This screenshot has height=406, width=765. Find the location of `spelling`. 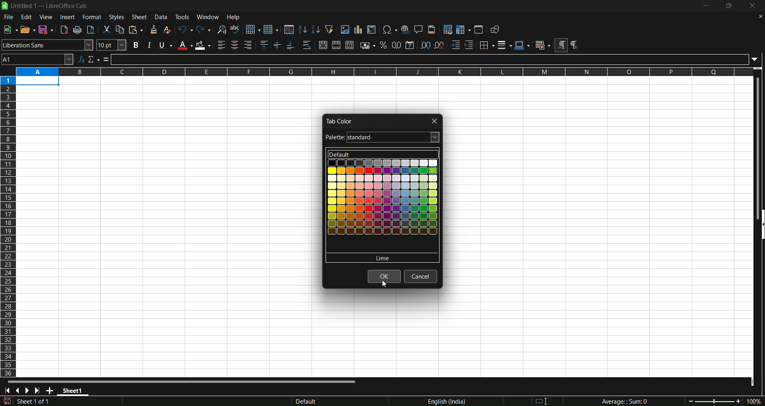

spelling is located at coordinates (235, 29).